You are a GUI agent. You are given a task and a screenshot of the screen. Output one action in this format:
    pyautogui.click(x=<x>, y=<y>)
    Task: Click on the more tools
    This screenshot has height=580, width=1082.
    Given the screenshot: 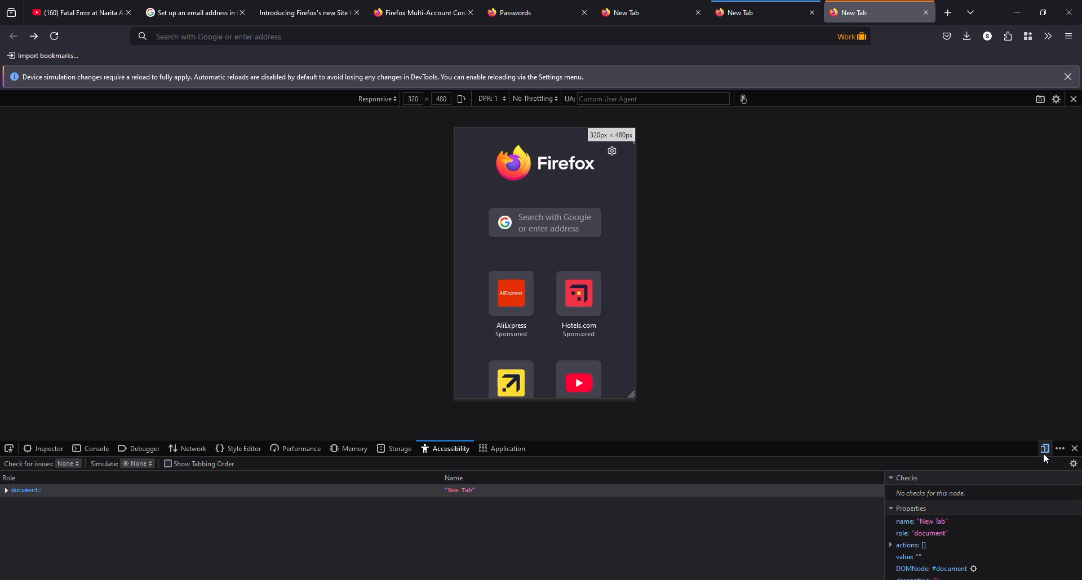 What is the action you would take?
    pyautogui.click(x=1046, y=36)
    